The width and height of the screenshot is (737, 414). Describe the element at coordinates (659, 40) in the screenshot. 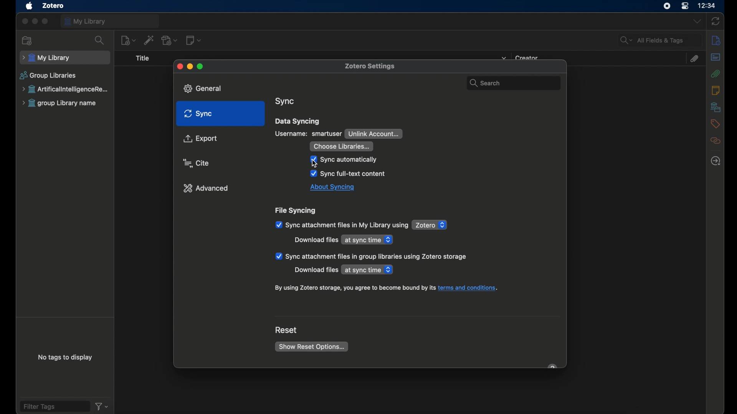

I see `all fields and tags` at that location.